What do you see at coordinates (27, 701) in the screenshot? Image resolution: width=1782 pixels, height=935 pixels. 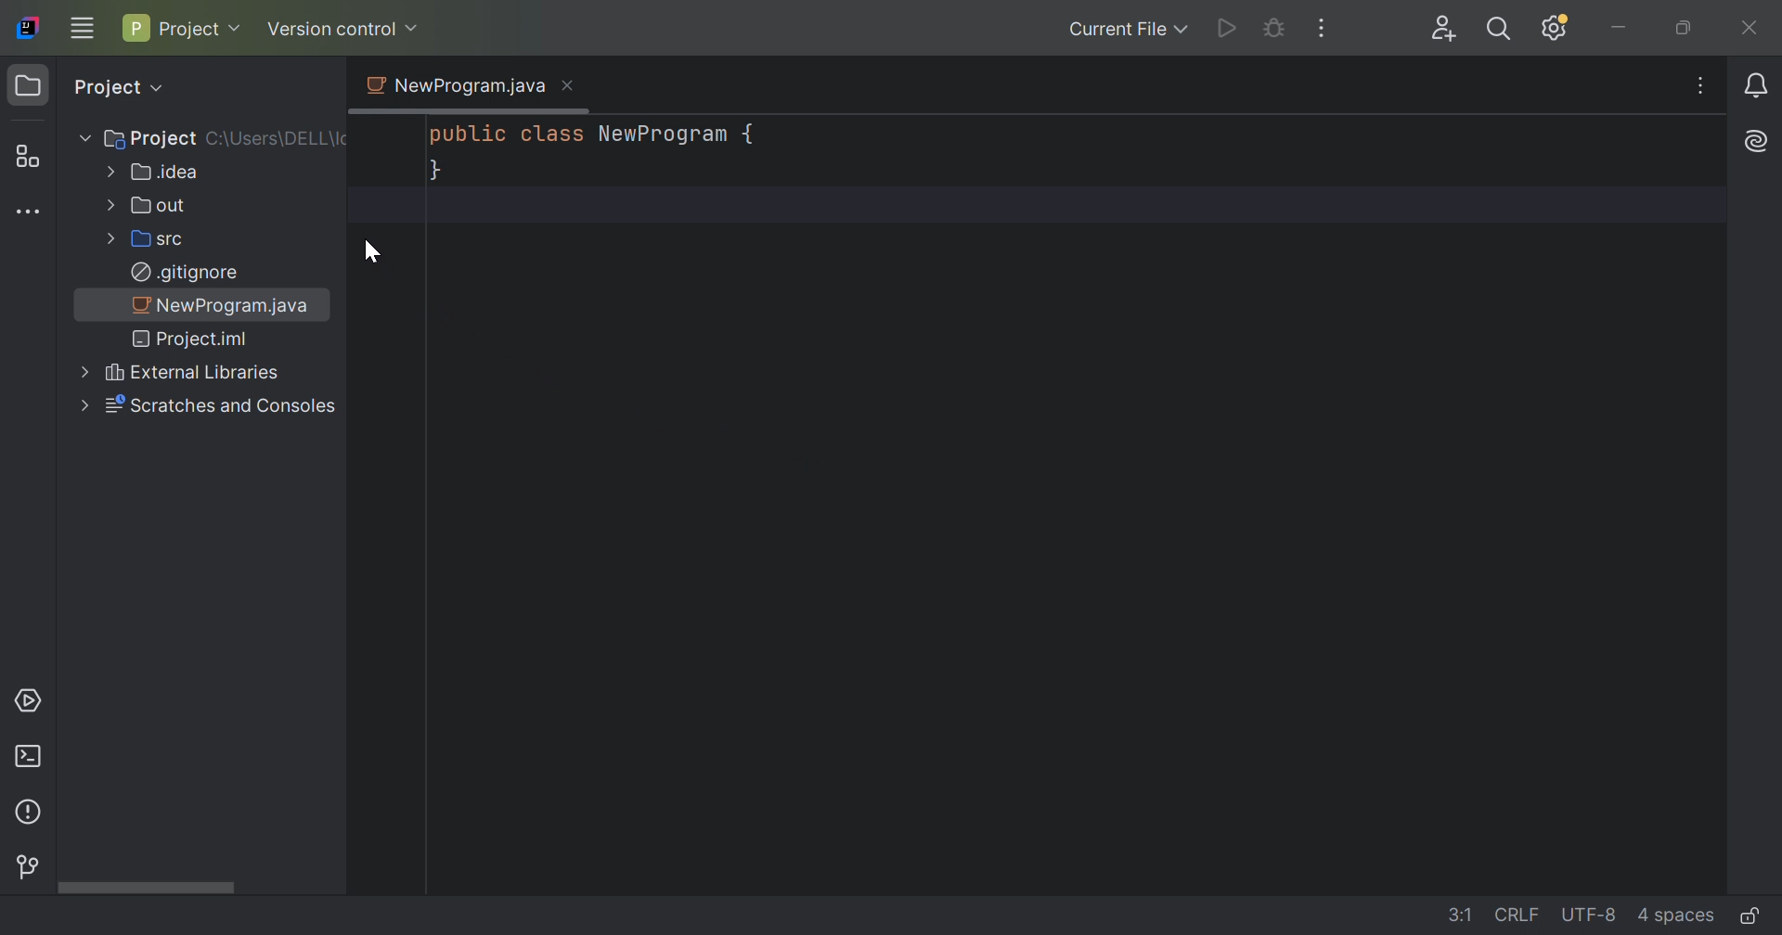 I see `Services` at bounding box center [27, 701].